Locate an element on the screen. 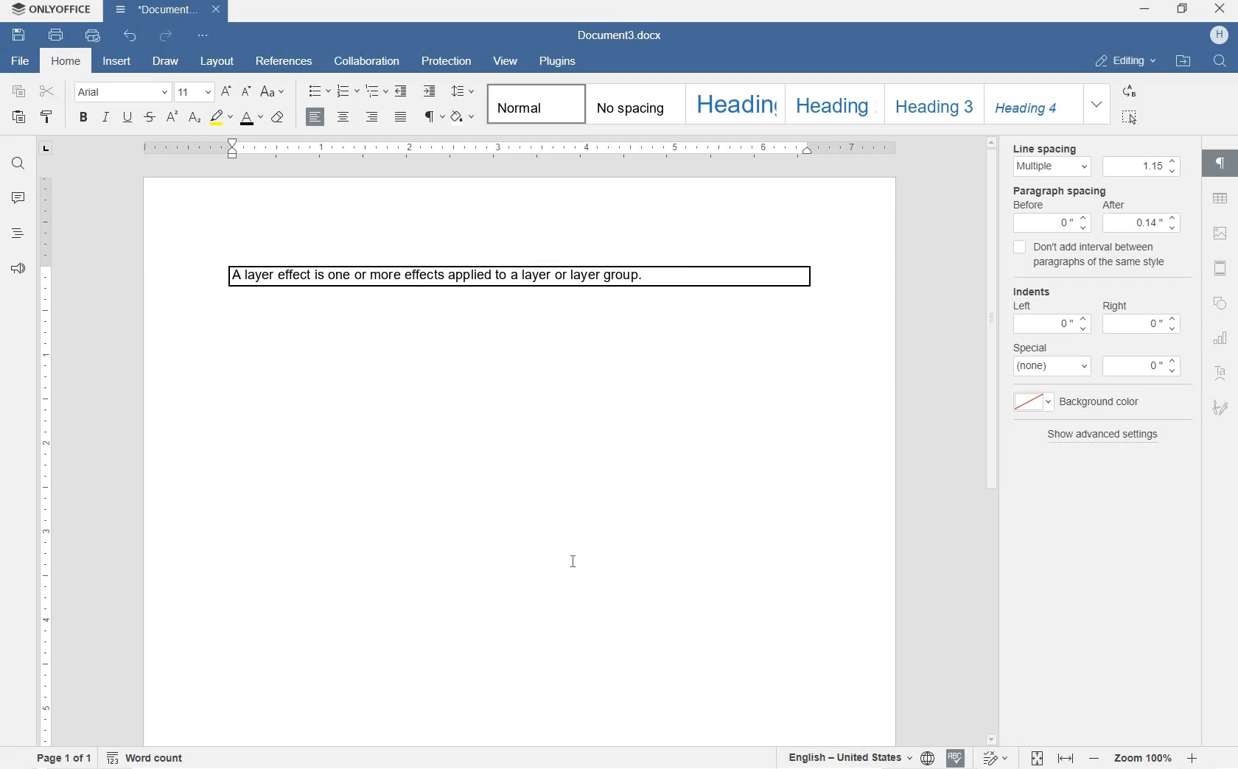  CLEAR STYLE is located at coordinates (278, 118).